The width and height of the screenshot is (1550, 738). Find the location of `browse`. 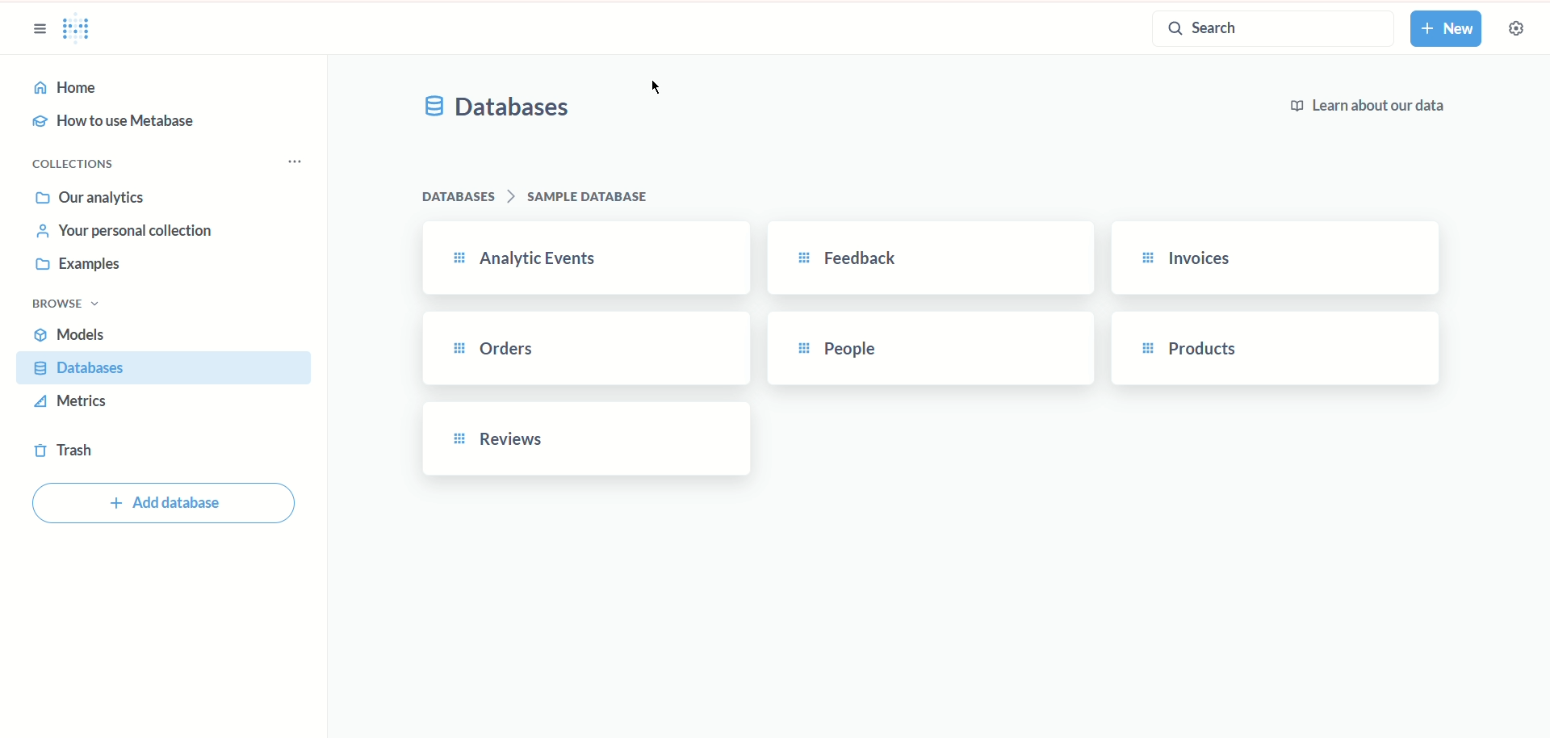

browse is located at coordinates (65, 304).